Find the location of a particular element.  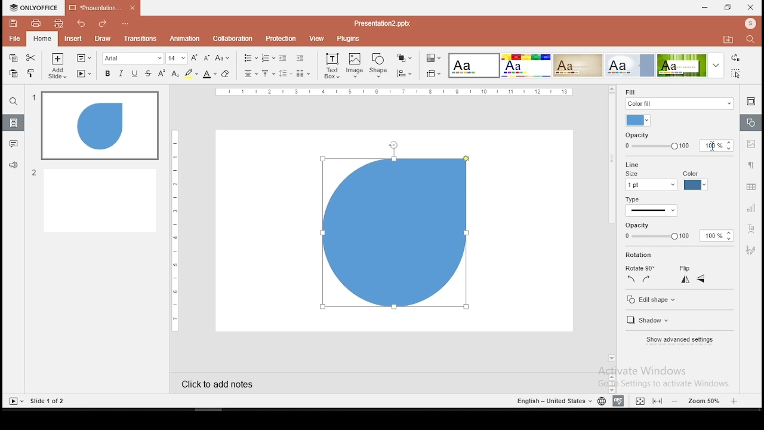

slides is located at coordinates (13, 123).